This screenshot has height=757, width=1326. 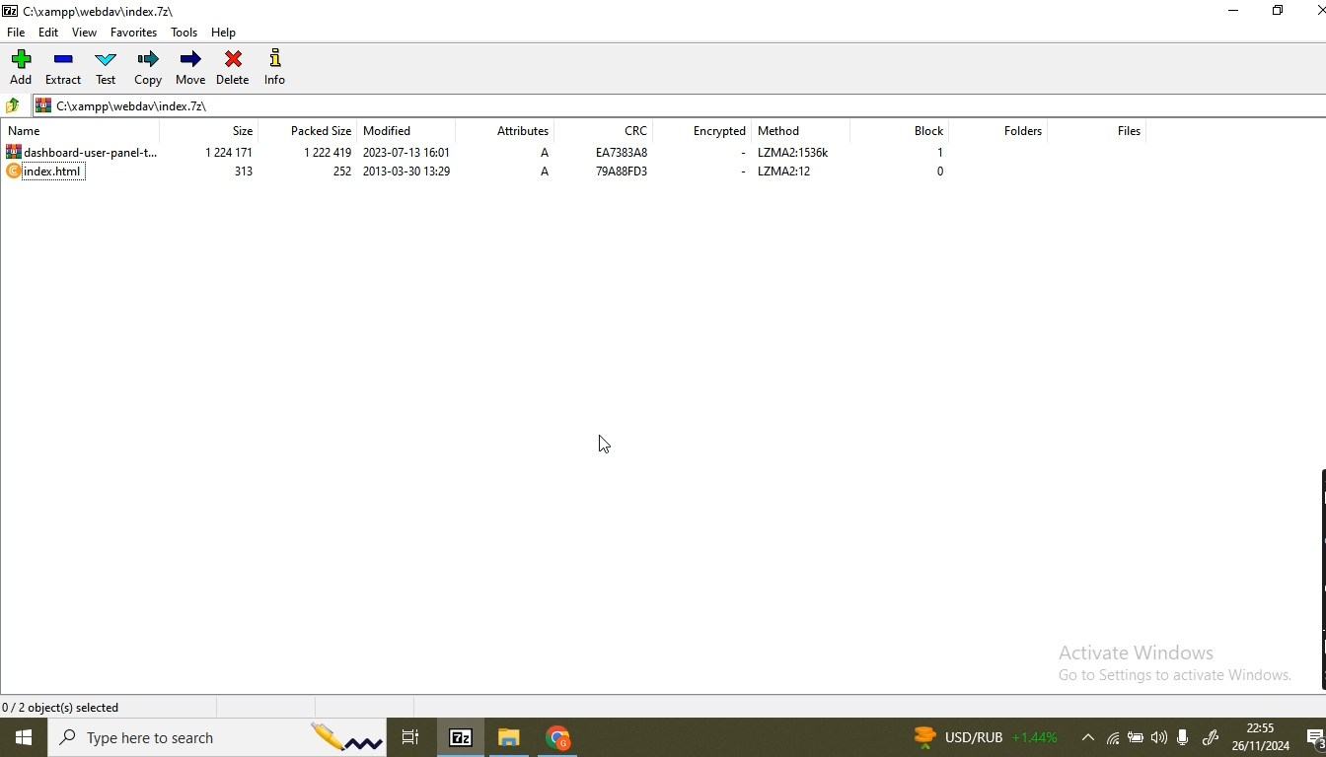 What do you see at coordinates (512, 738) in the screenshot?
I see `file browser` at bounding box center [512, 738].